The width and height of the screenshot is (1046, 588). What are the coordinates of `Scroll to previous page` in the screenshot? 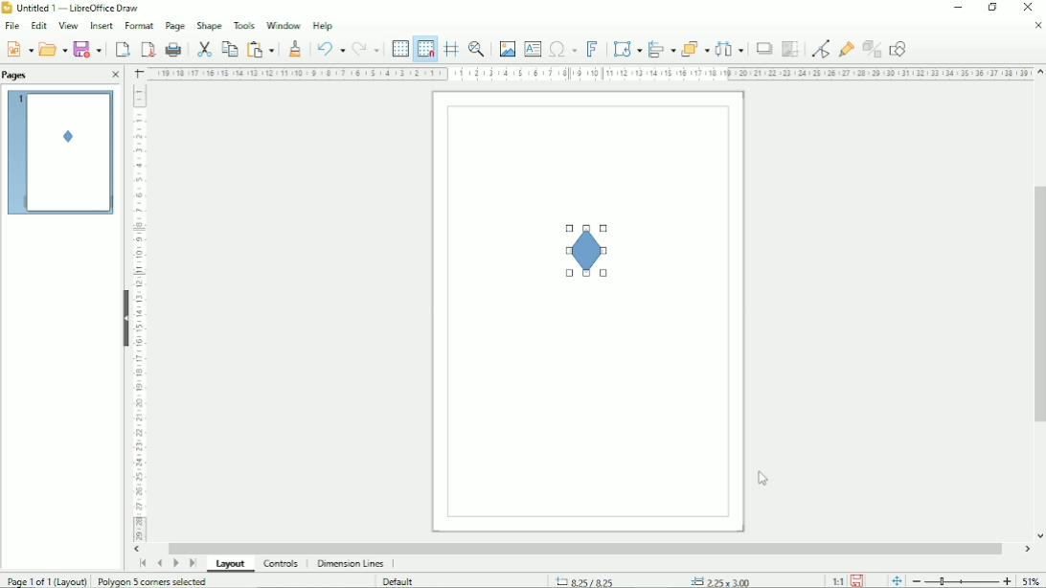 It's located at (159, 563).